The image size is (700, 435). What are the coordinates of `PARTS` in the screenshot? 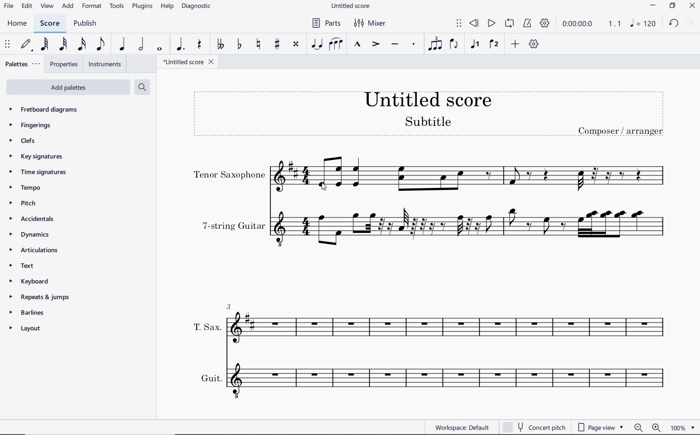 It's located at (326, 23).